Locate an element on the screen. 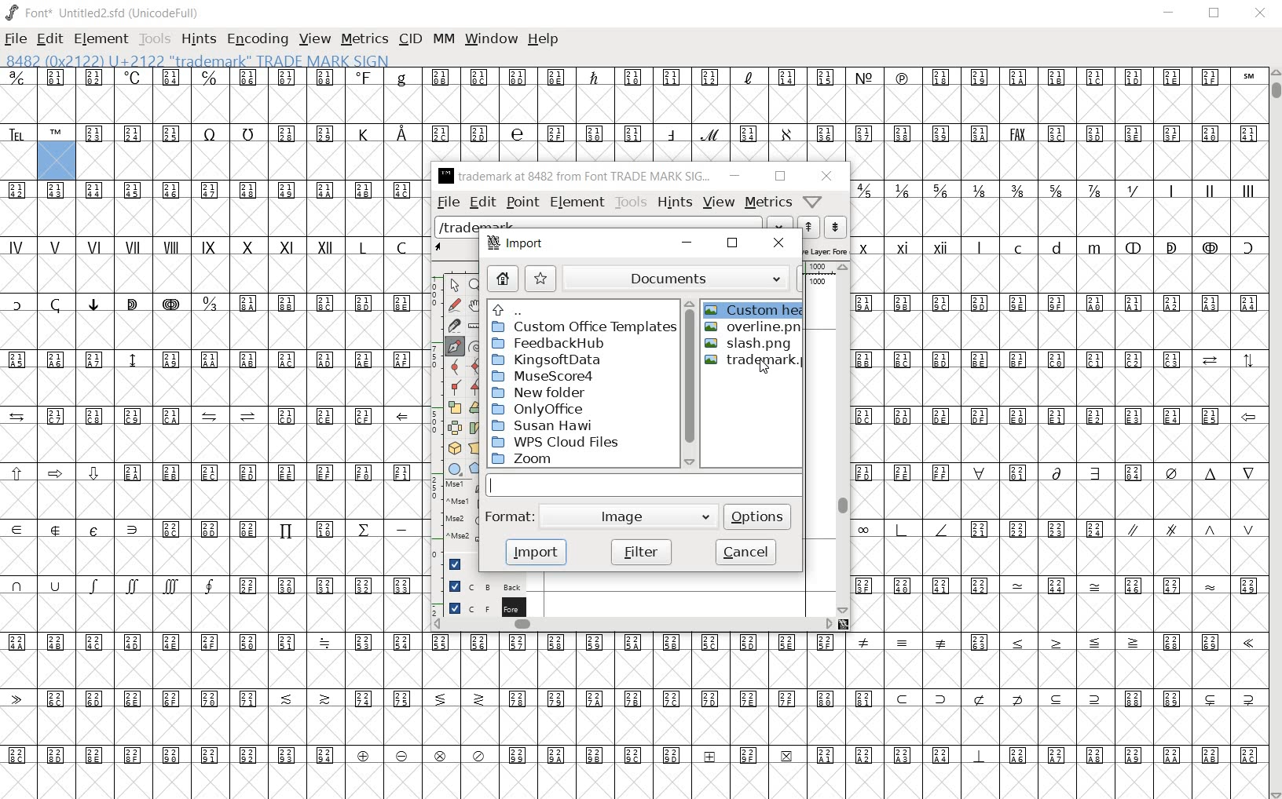 This screenshot has width=1282, height=799. SCROLLBAR is located at coordinates (1274, 434).